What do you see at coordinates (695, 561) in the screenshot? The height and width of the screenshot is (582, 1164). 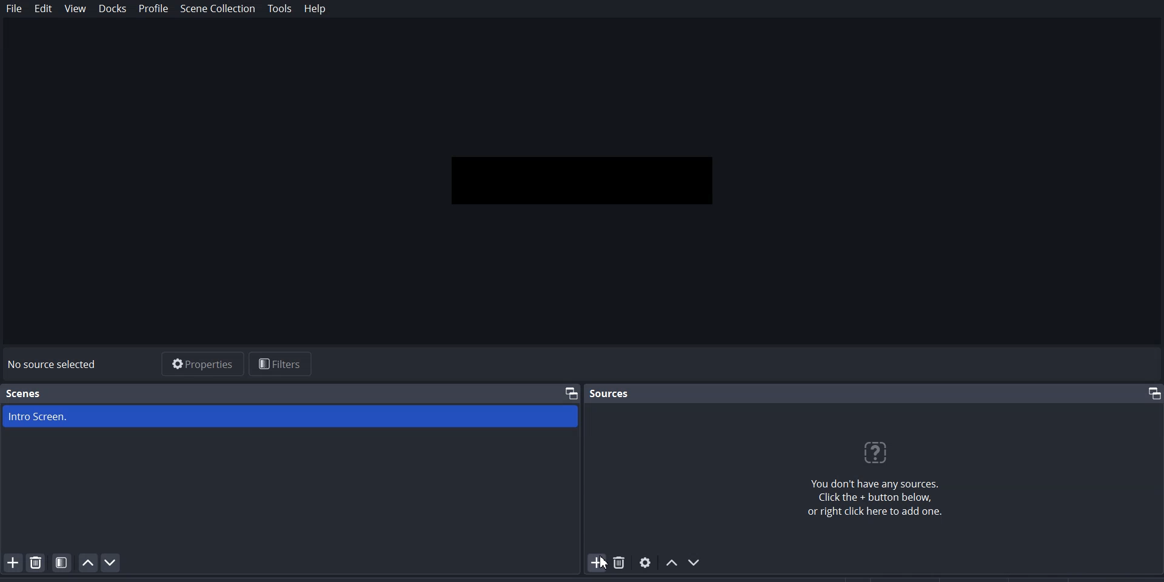 I see `Move Source Down` at bounding box center [695, 561].